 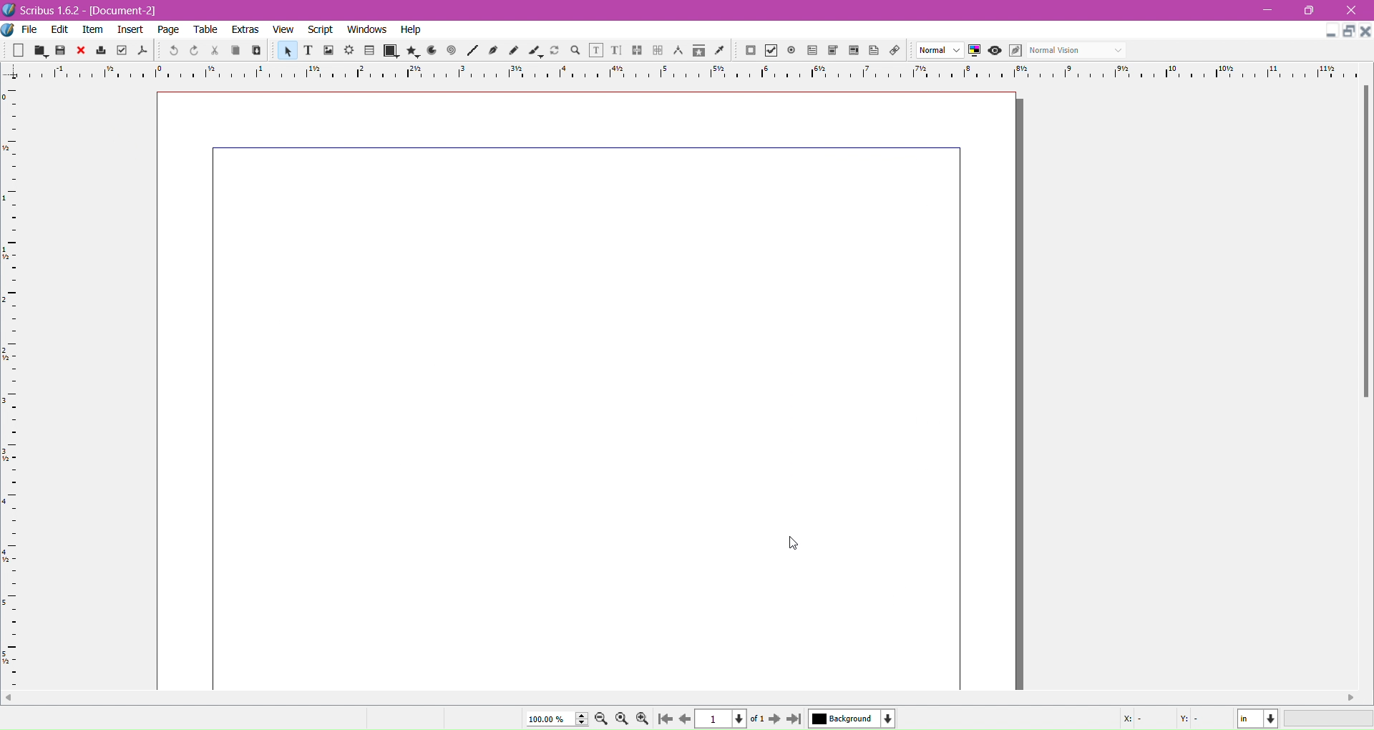 I want to click on copy, so click(x=238, y=52).